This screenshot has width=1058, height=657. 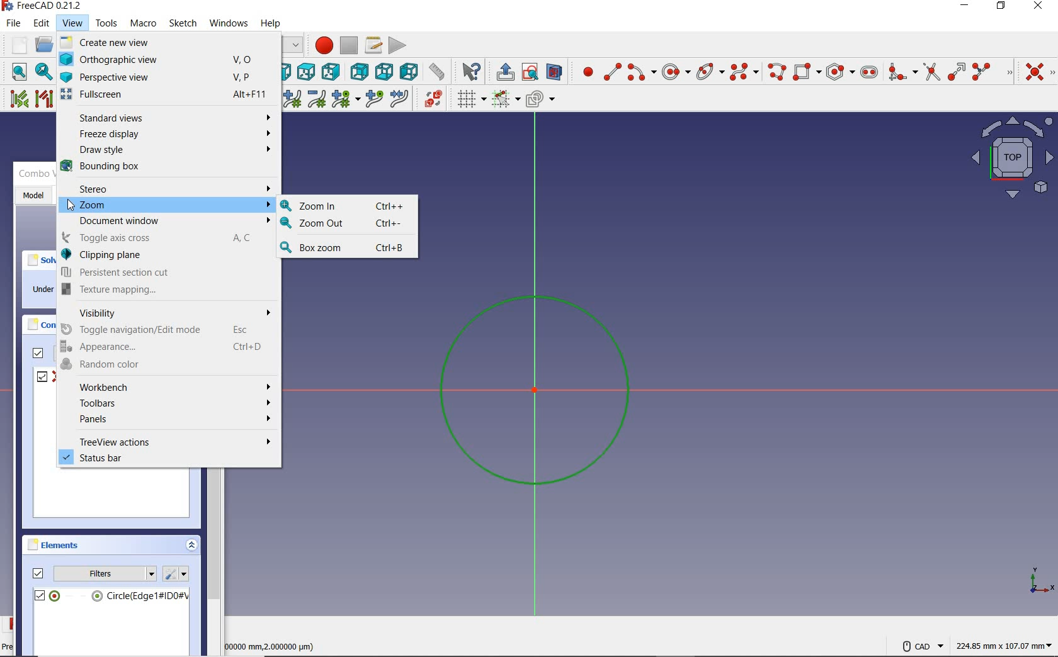 What do you see at coordinates (169, 313) in the screenshot?
I see `Visibility` at bounding box center [169, 313].